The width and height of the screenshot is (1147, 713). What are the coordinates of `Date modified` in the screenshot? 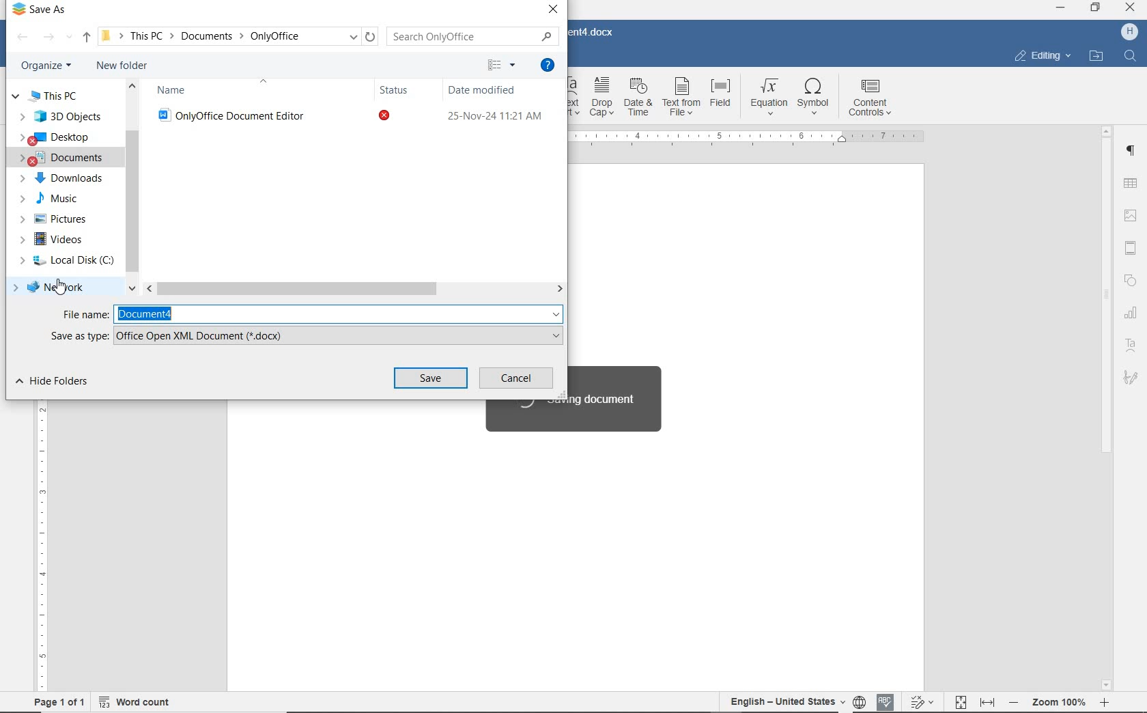 It's located at (481, 89).